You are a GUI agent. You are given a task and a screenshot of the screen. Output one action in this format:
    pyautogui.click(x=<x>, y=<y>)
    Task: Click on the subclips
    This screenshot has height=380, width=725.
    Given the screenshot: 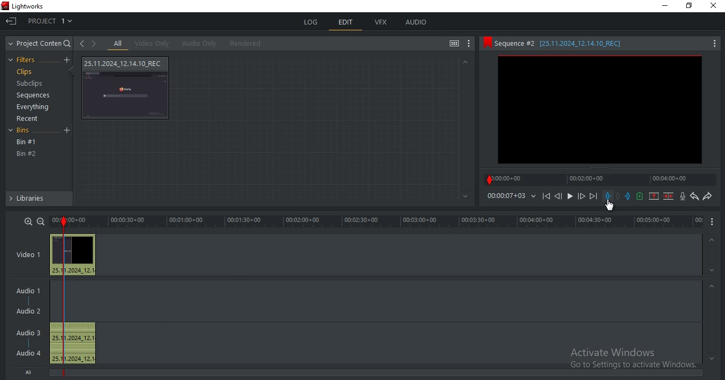 What is the action you would take?
    pyautogui.click(x=31, y=85)
    